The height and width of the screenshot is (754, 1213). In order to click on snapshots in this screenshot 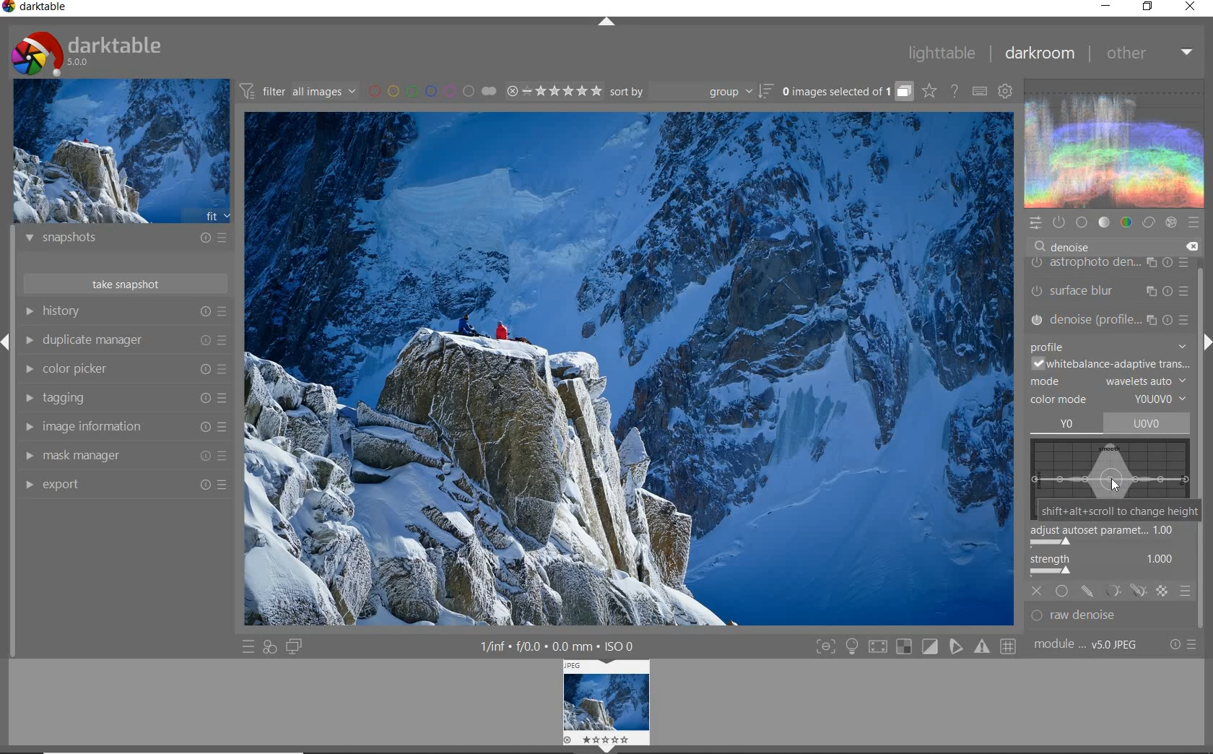, I will do `click(126, 240)`.